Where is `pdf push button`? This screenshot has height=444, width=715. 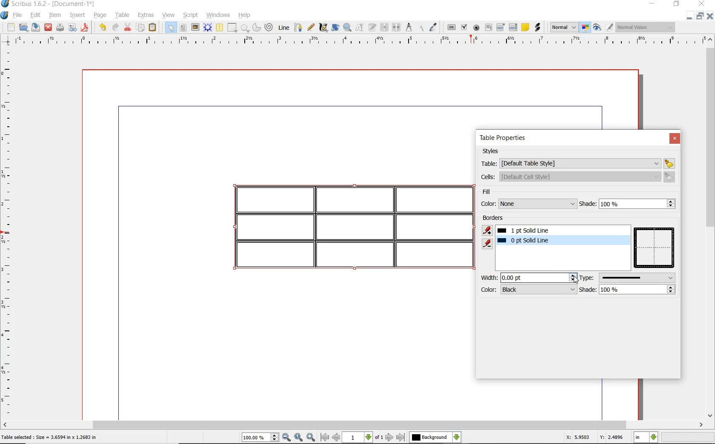 pdf push button is located at coordinates (452, 28).